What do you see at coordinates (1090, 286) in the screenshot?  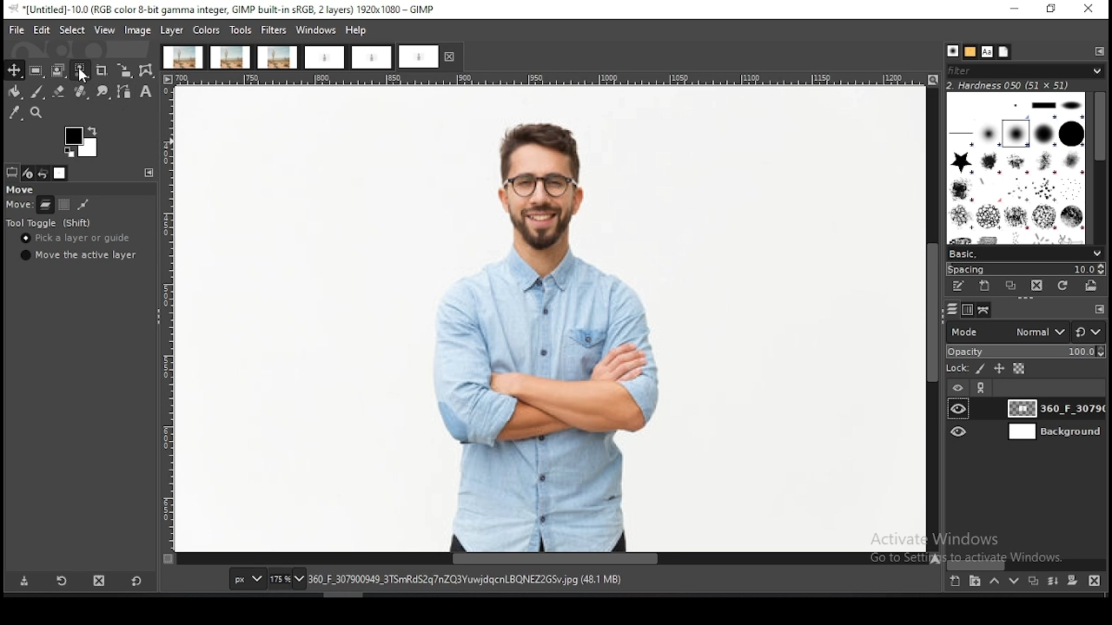 I see `open brush as image` at bounding box center [1090, 286].